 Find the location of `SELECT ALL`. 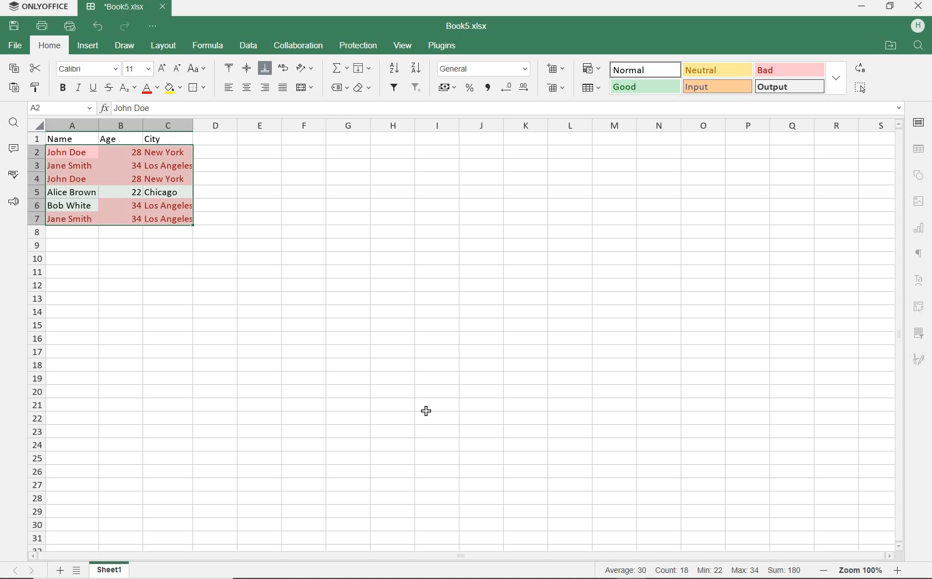

SELECT ALL is located at coordinates (860, 87).